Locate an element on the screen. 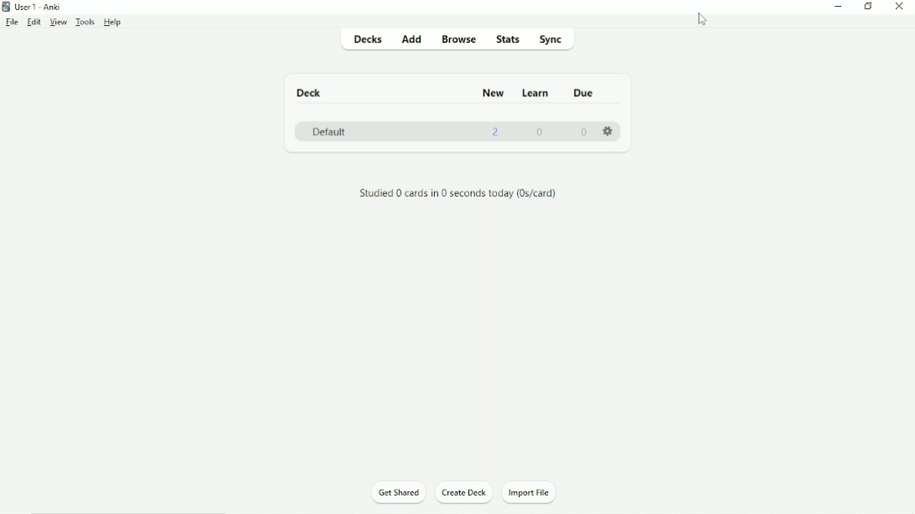 Image resolution: width=915 pixels, height=514 pixels. Close is located at coordinates (900, 7).